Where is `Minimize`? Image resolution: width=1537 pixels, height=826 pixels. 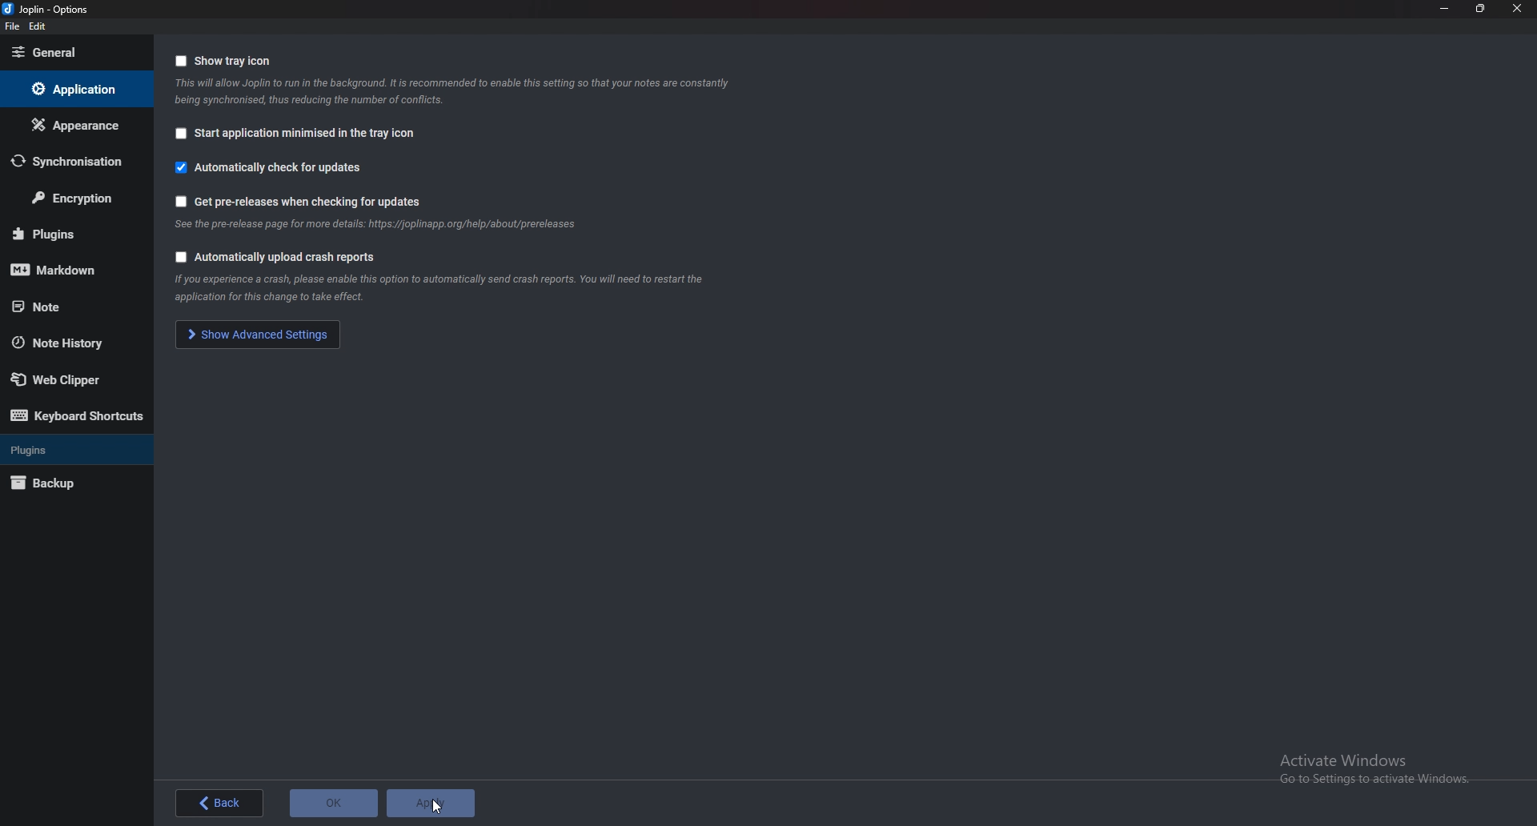 Minimize is located at coordinates (1444, 8).